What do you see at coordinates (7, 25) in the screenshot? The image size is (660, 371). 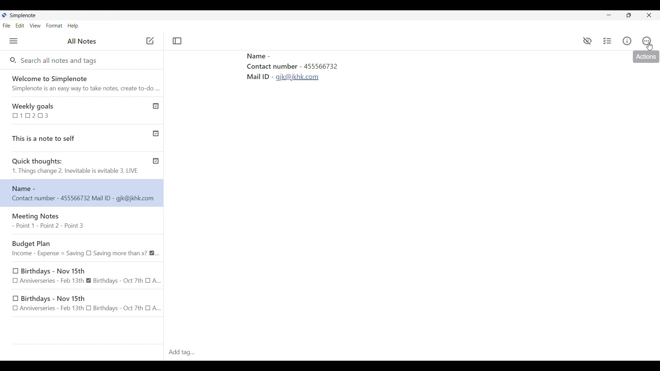 I see `File menu` at bounding box center [7, 25].